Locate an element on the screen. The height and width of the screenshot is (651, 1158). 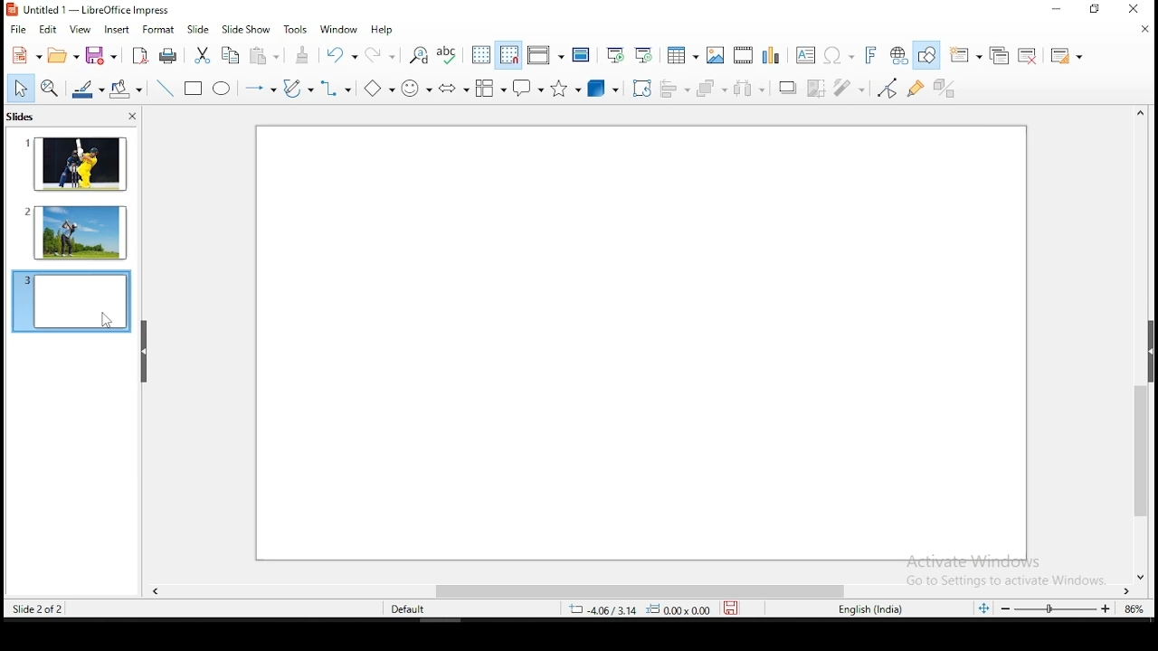
english (india) is located at coordinates (866, 609).